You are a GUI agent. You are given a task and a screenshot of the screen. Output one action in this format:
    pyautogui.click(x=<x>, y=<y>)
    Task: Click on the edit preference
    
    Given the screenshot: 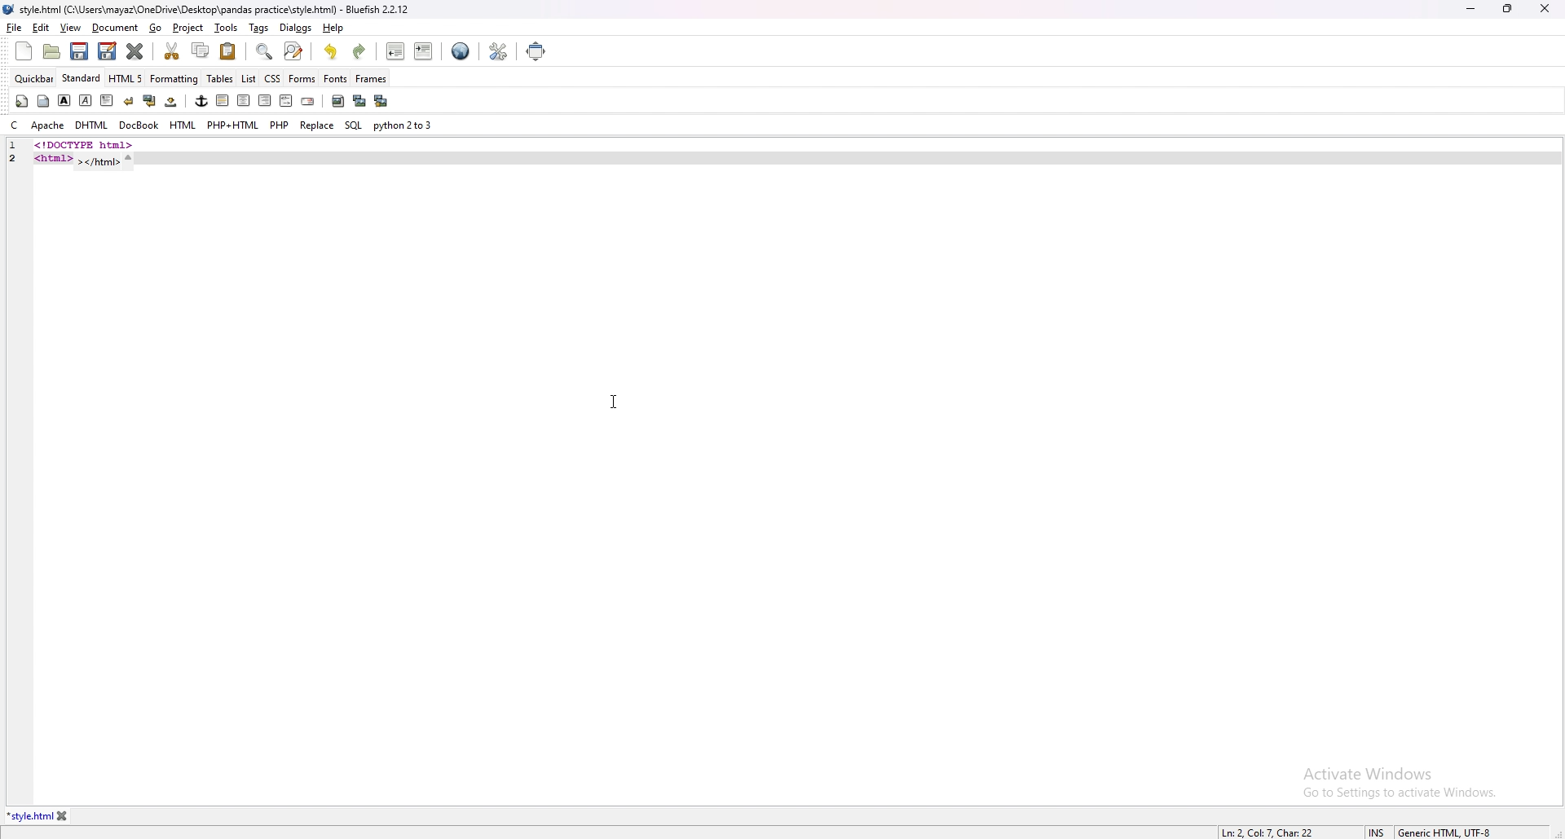 What is the action you would take?
    pyautogui.click(x=497, y=51)
    